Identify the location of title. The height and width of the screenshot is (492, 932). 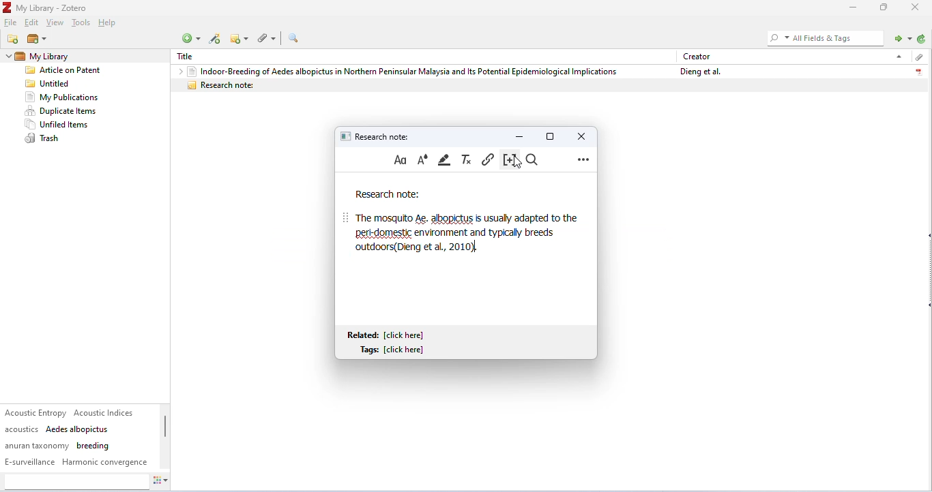
(189, 57).